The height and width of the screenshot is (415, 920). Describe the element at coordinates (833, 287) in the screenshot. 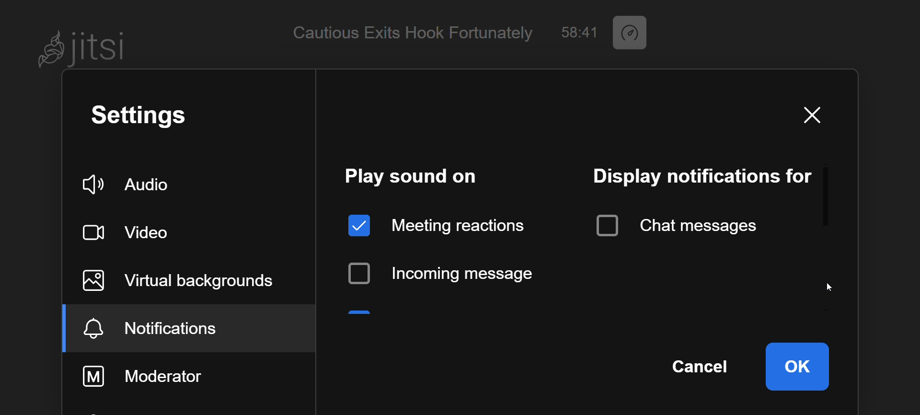

I see `cursor` at that location.